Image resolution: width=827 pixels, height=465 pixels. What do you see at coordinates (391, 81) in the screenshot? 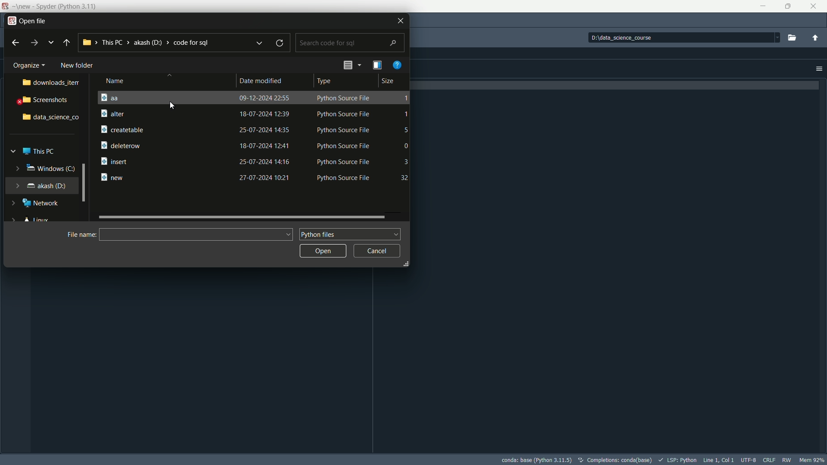
I see `size` at bounding box center [391, 81].